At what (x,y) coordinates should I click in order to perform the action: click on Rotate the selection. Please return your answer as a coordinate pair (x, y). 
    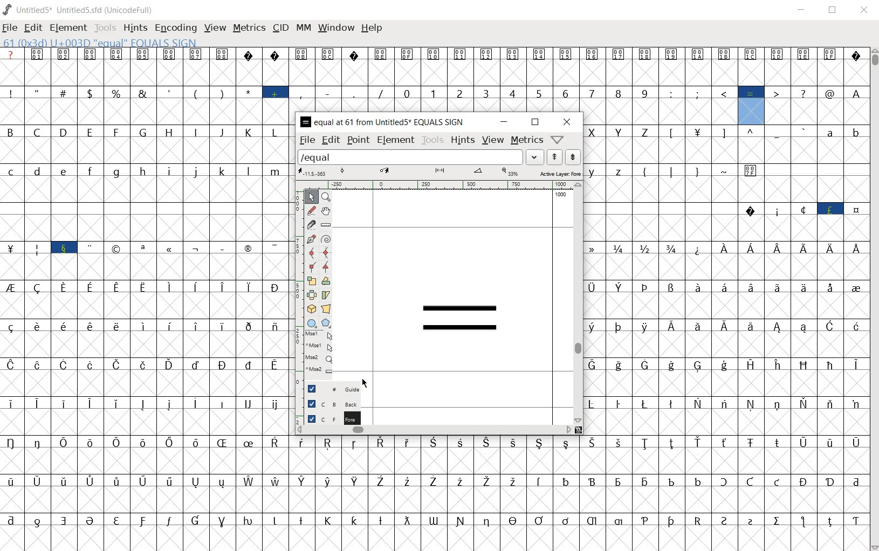
    Looking at the image, I should click on (326, 282).